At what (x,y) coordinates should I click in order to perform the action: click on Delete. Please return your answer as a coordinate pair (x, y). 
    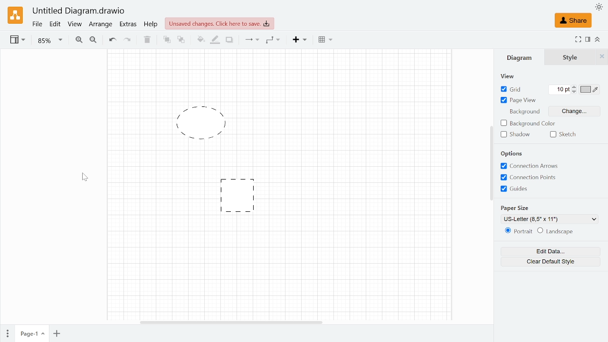
    Looking at the image, I should click on (146, 40).